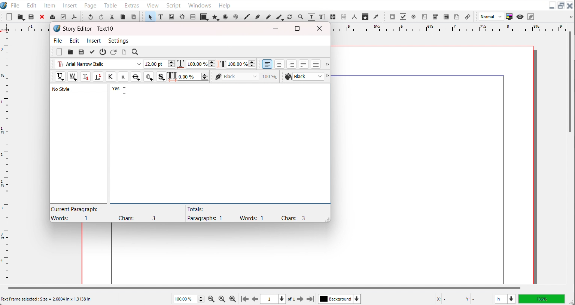 This screenshot has height=305, width=575. I want to click on Go to previous page, so click(255, 299).